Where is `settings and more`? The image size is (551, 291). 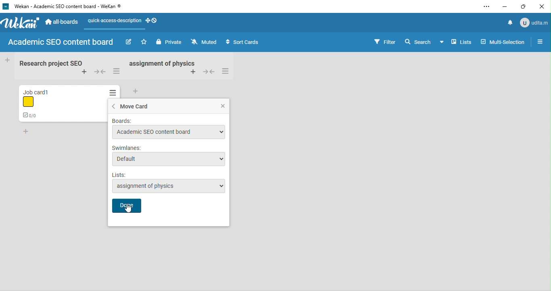
settings and more is located at coordinates (486, 6).